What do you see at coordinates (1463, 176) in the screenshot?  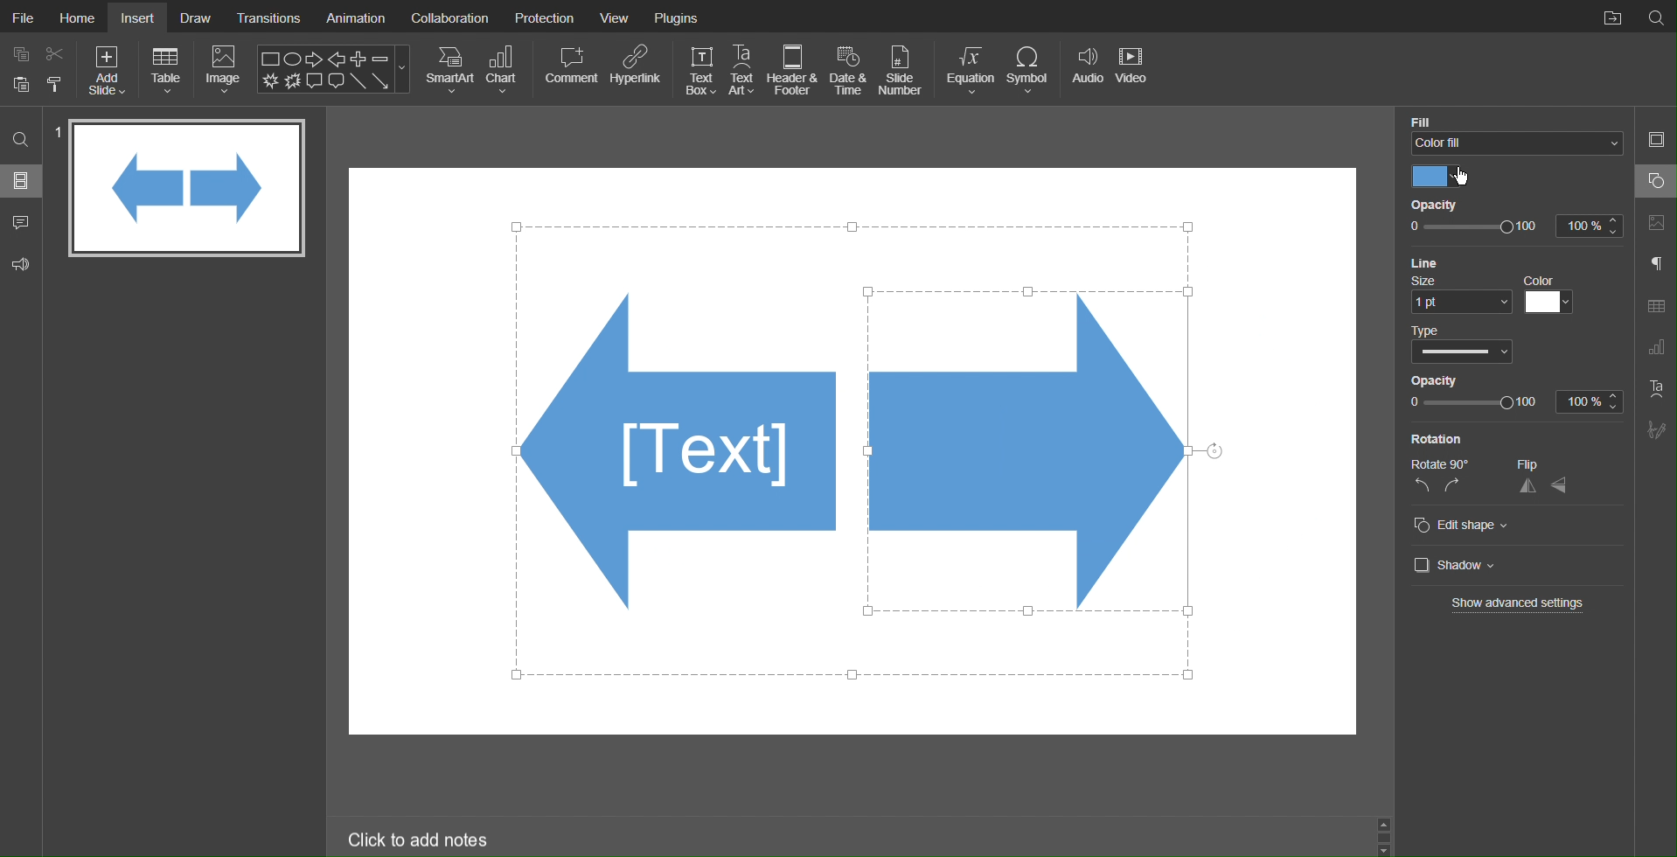 I see `cursor` at bounding box center [1463, 176].